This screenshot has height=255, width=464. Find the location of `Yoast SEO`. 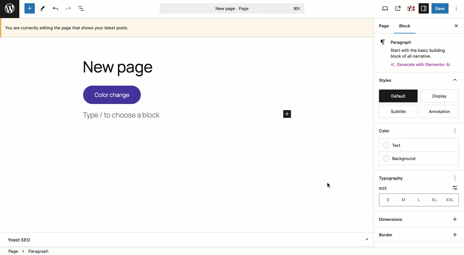

Yoast SEO is located at coordinates (187, 239).